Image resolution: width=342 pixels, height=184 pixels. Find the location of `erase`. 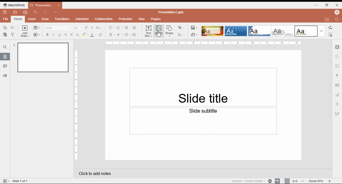

erase is located at coordinates (101, 35).